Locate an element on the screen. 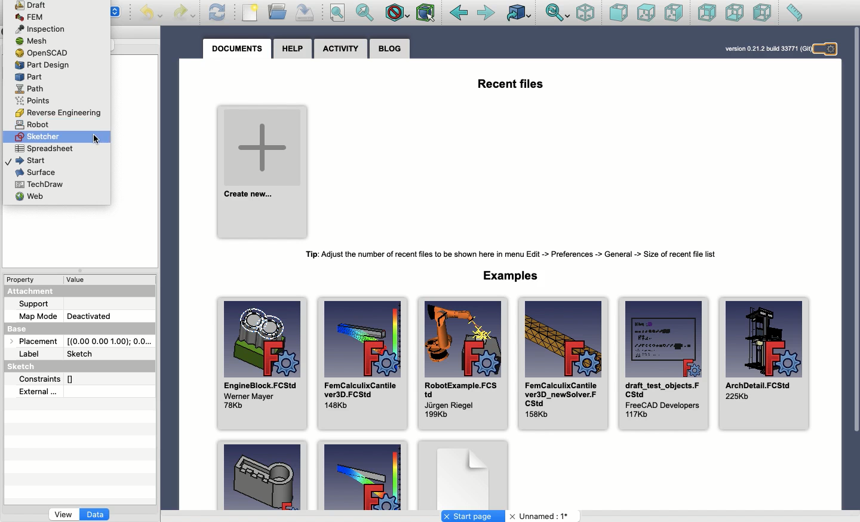 This screenshot has width=860, height=522. Tech draw is located at coordinates (39, 184).